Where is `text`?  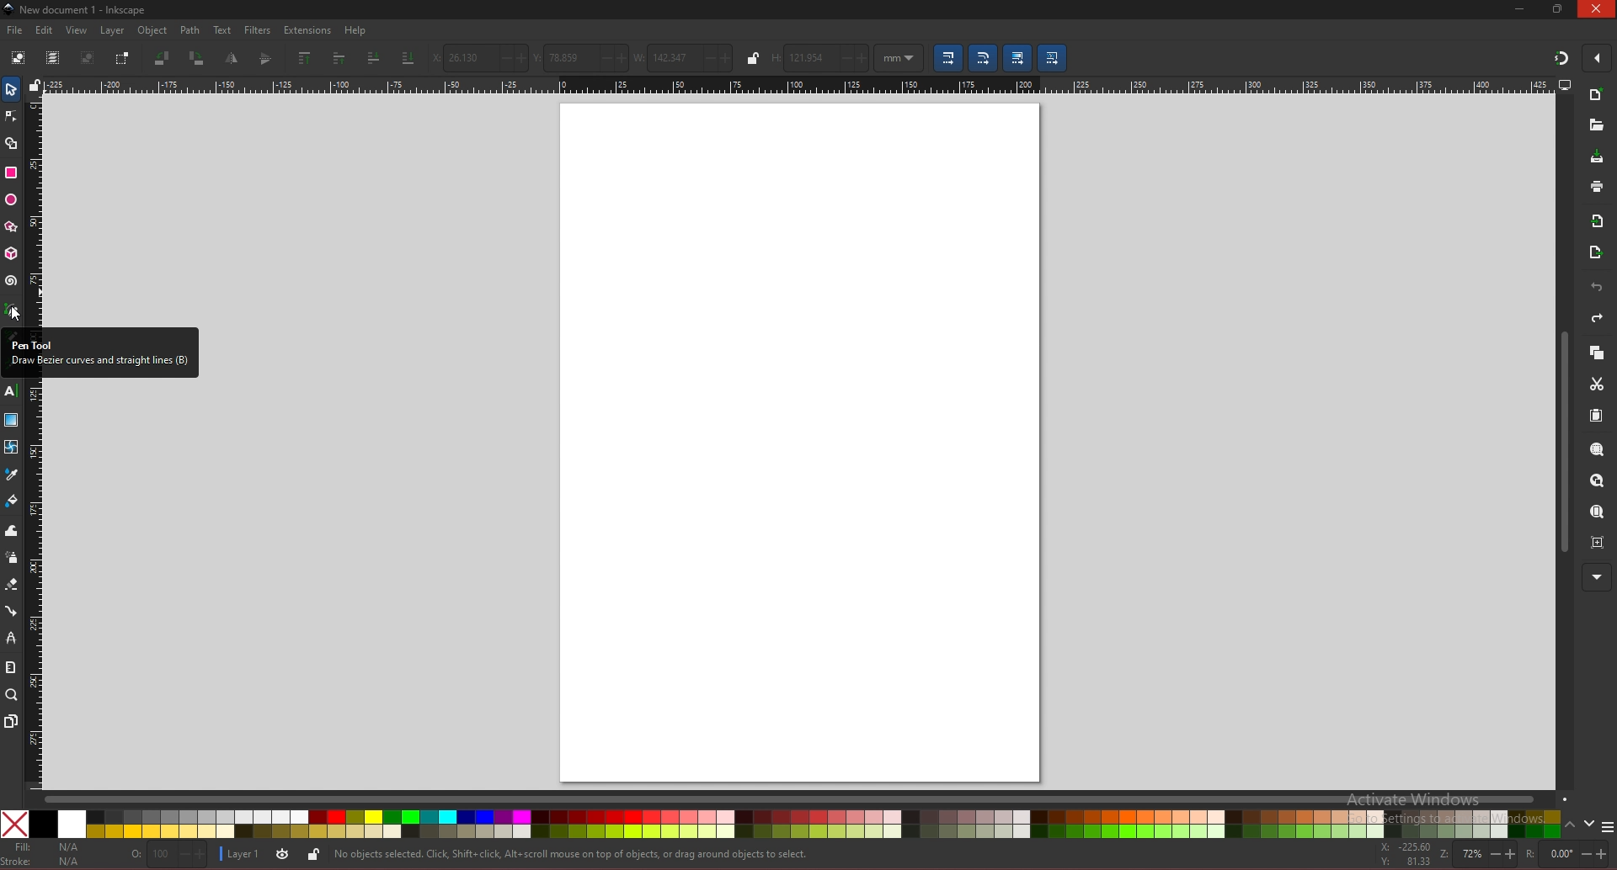 text is located at coordinates (222, 30).